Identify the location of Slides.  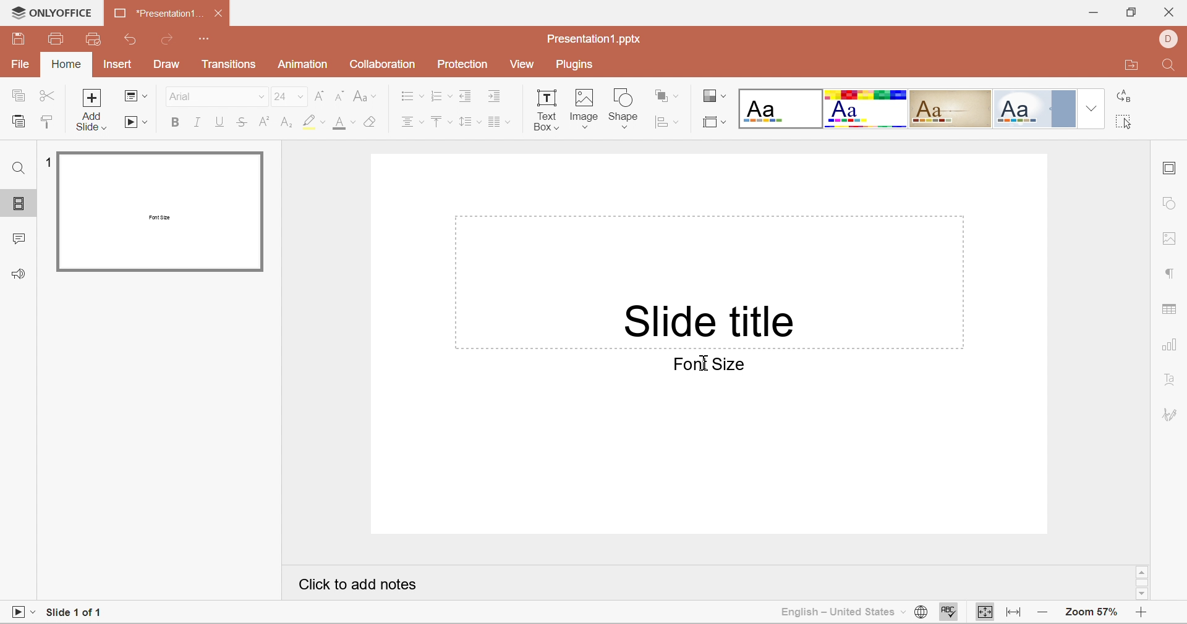
(20, 204).